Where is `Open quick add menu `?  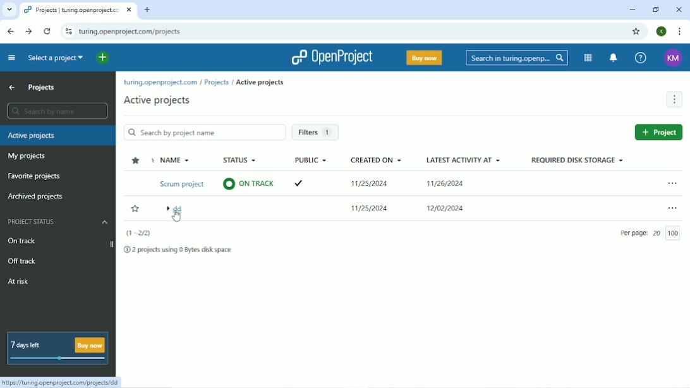 Open quick add menu  is located at coordinates (102, 57).